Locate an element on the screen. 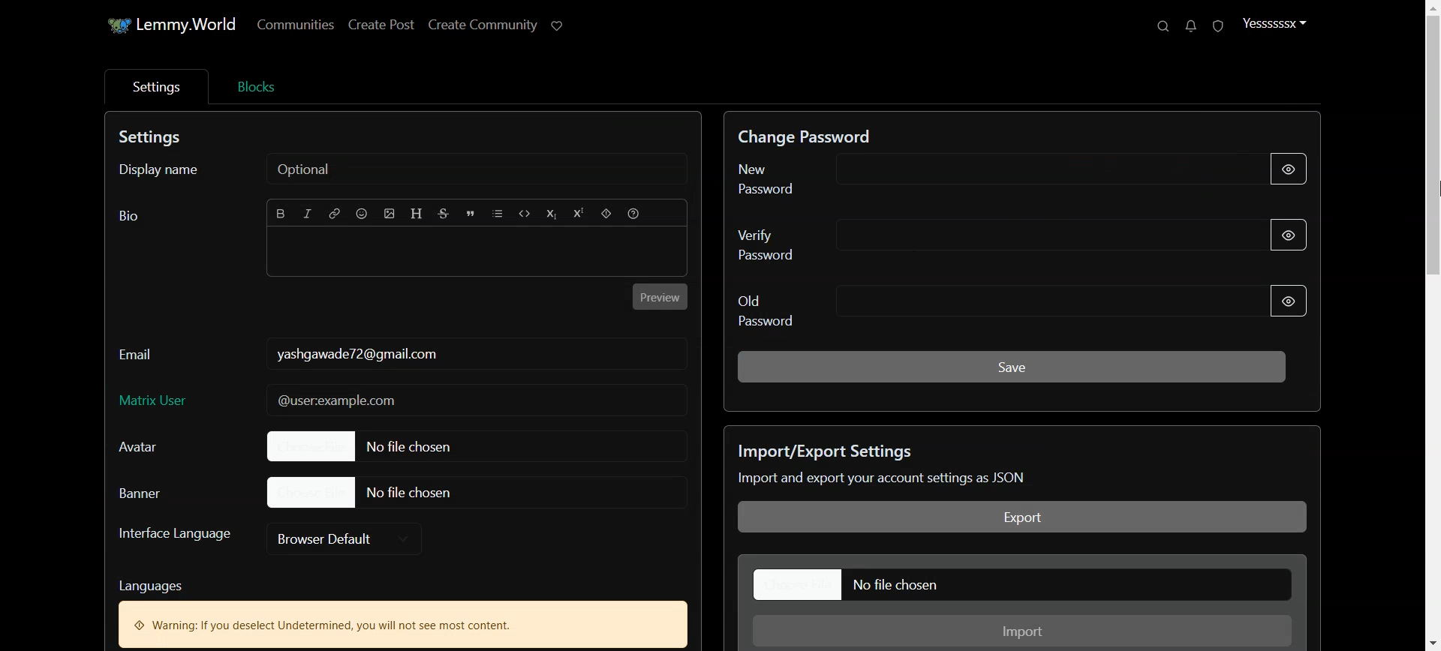 Image resolution: width=1441 pixels, height=651 pixels. Subscript is located at coordinates (552, 214).